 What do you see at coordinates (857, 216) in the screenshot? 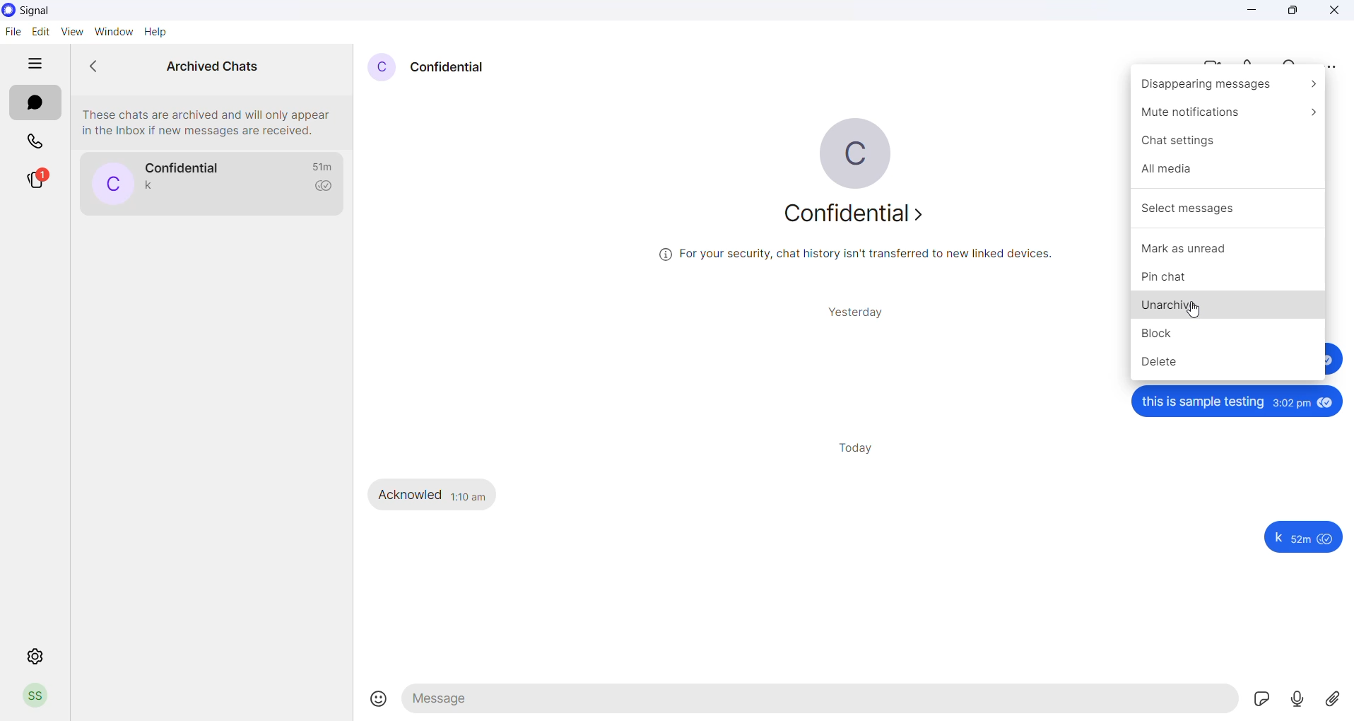
I see `about contact` at bounding box center [857, 216].